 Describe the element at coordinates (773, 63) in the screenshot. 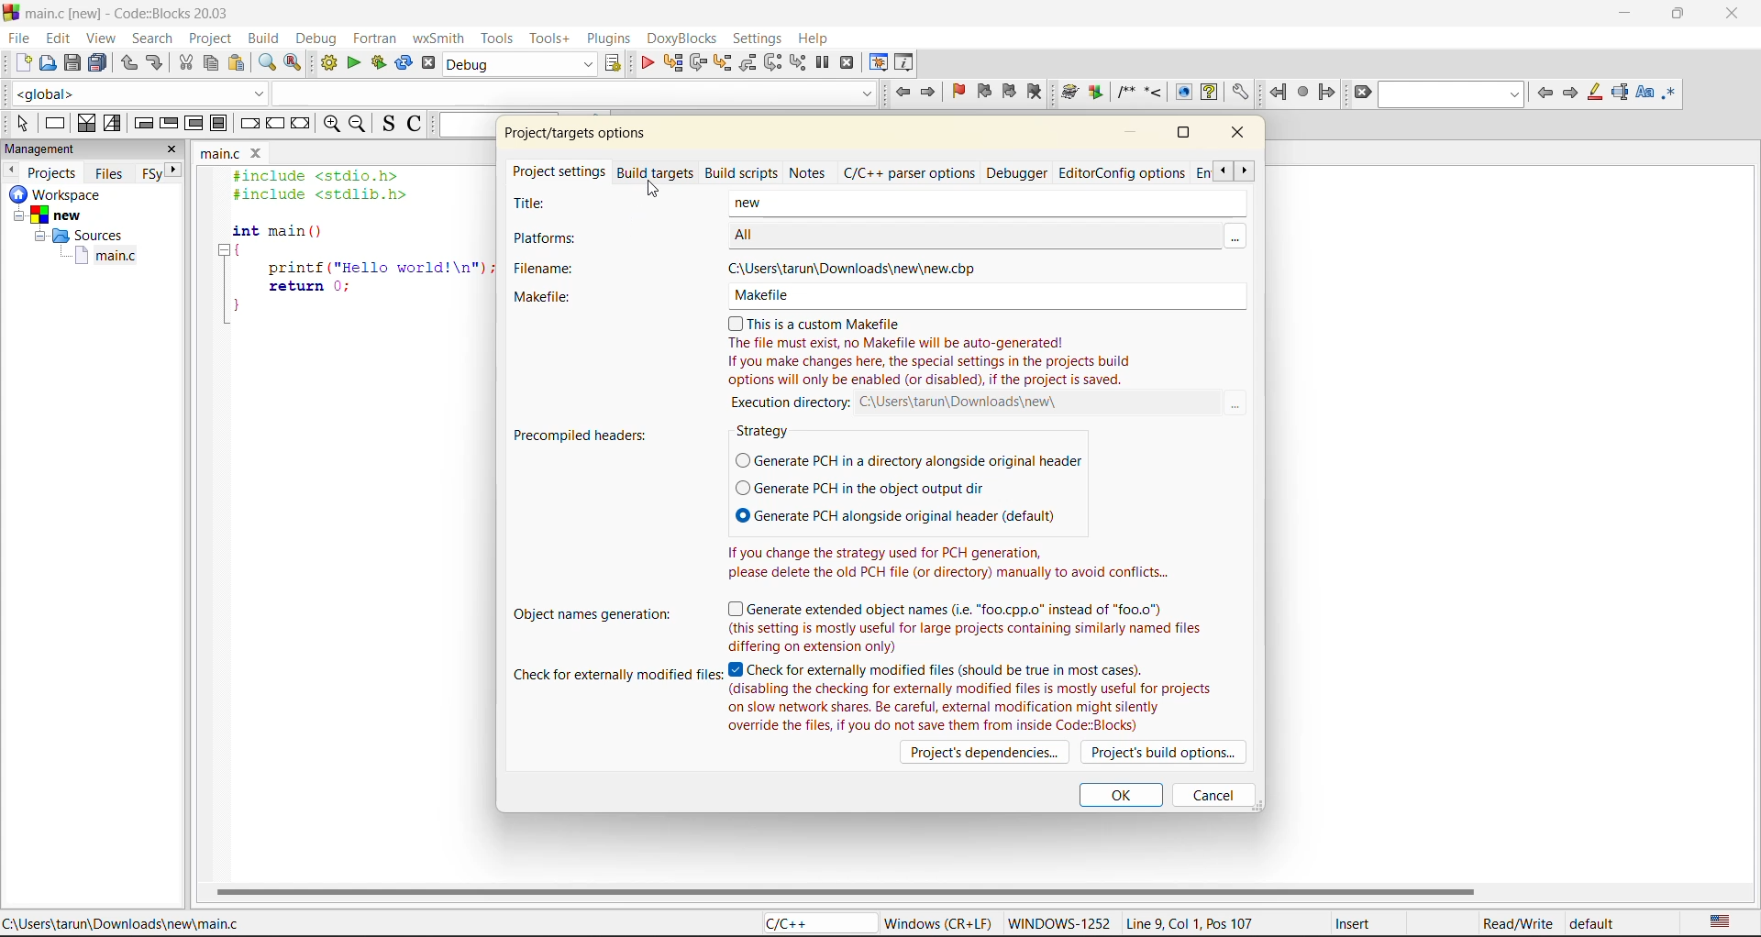

I see `next instruction` at that location.